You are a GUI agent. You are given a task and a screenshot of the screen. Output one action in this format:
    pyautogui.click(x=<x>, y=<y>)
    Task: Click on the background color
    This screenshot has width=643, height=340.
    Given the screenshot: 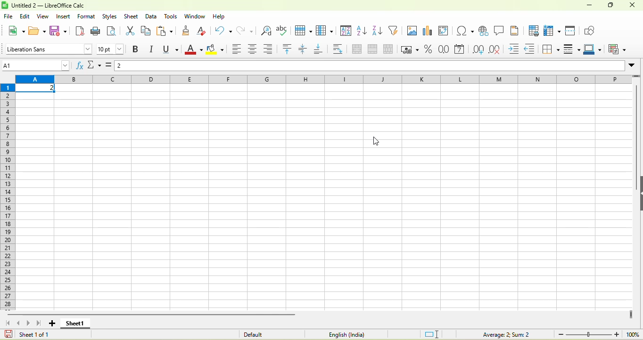 What is the action you would take?
    pyautogui.click(x=217, y=49)
    